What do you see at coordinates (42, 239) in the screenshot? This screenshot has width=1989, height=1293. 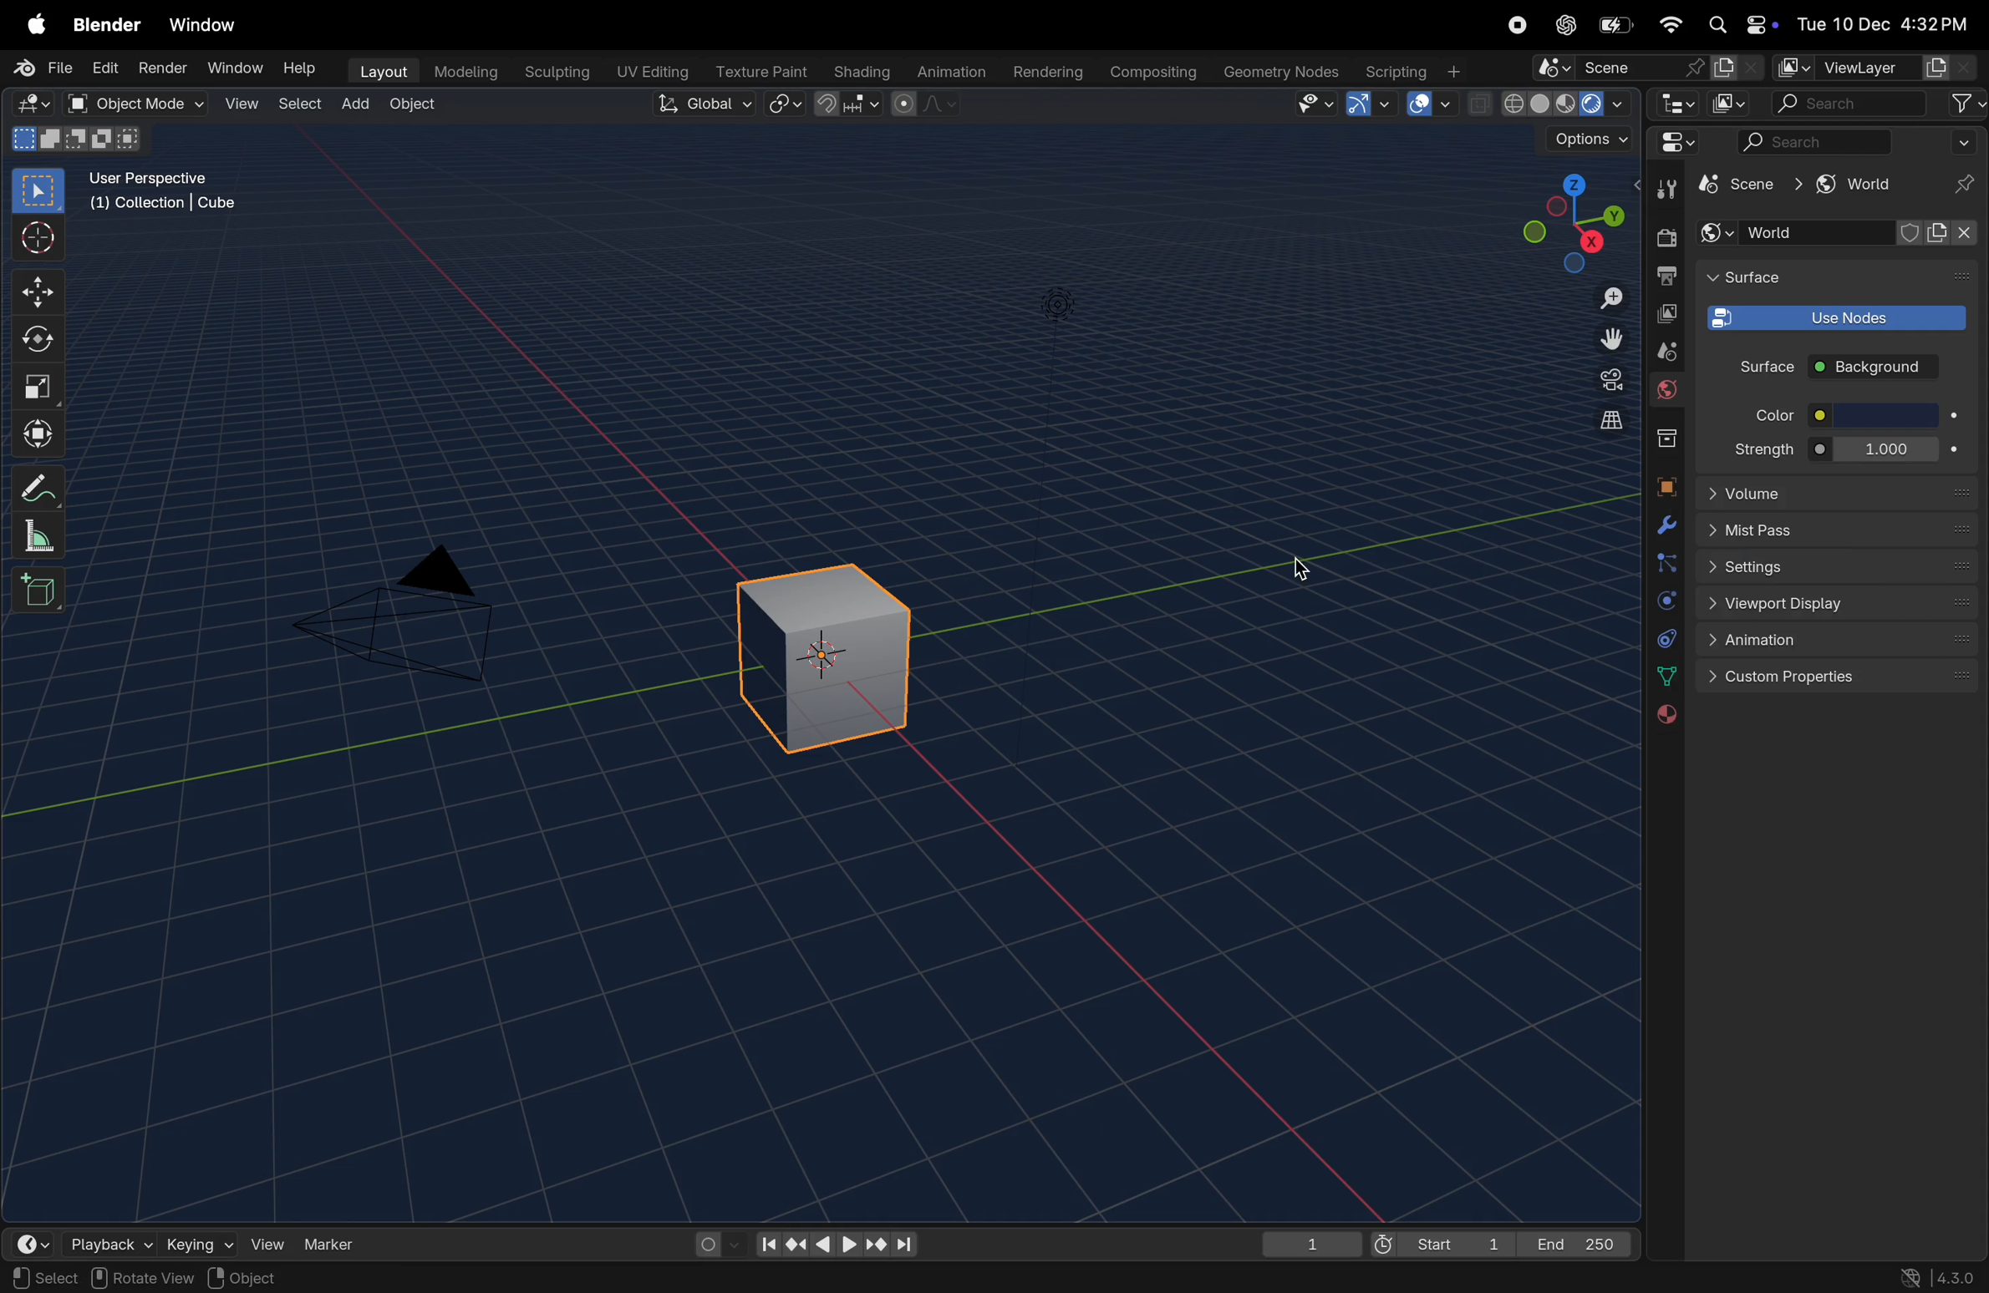 I see `cursor` at bounding box center [42, 239].